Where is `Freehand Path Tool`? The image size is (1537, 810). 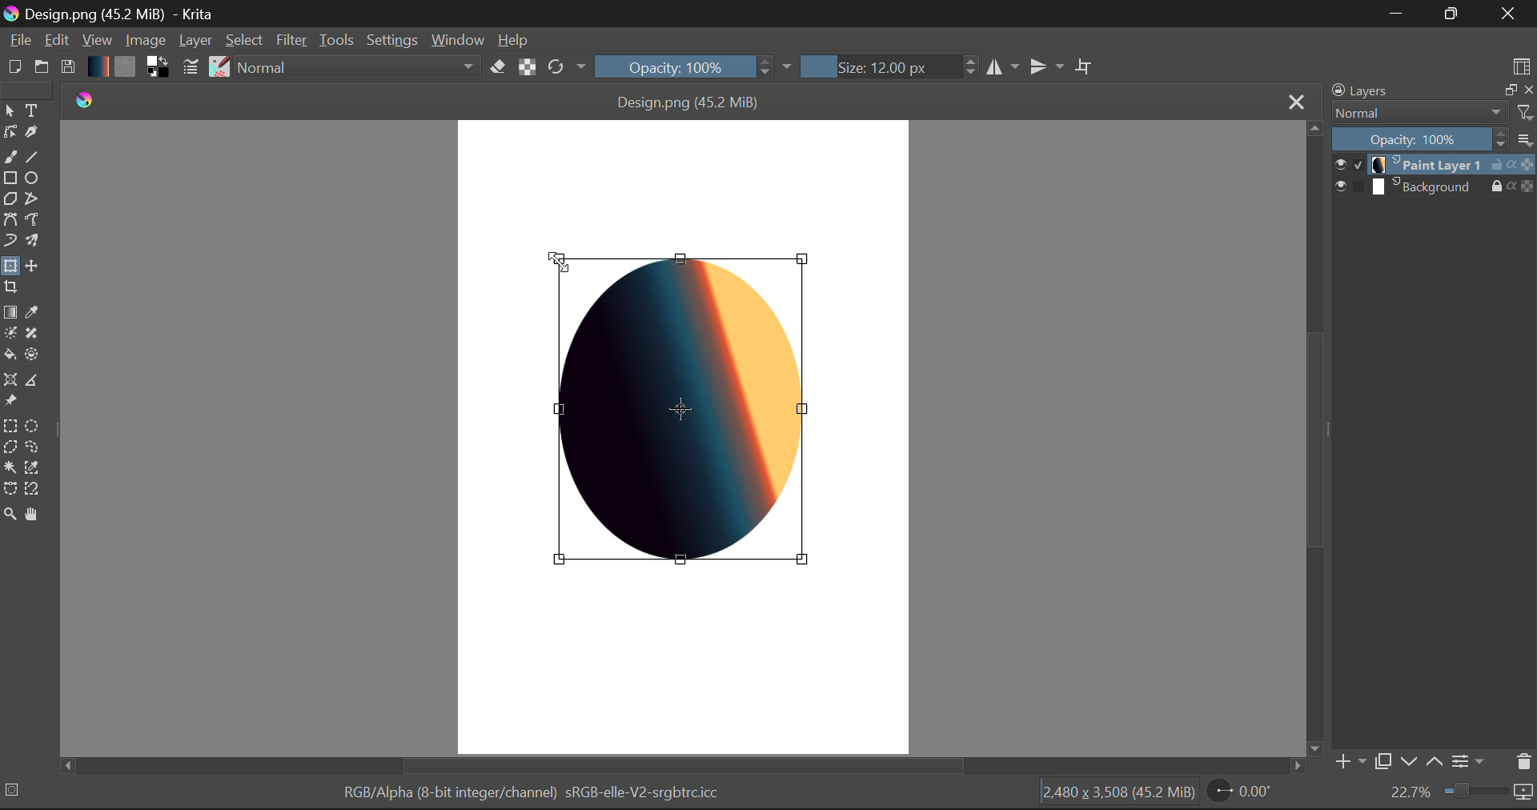
Freehand Path Tool is located at coordinates (33, 220).